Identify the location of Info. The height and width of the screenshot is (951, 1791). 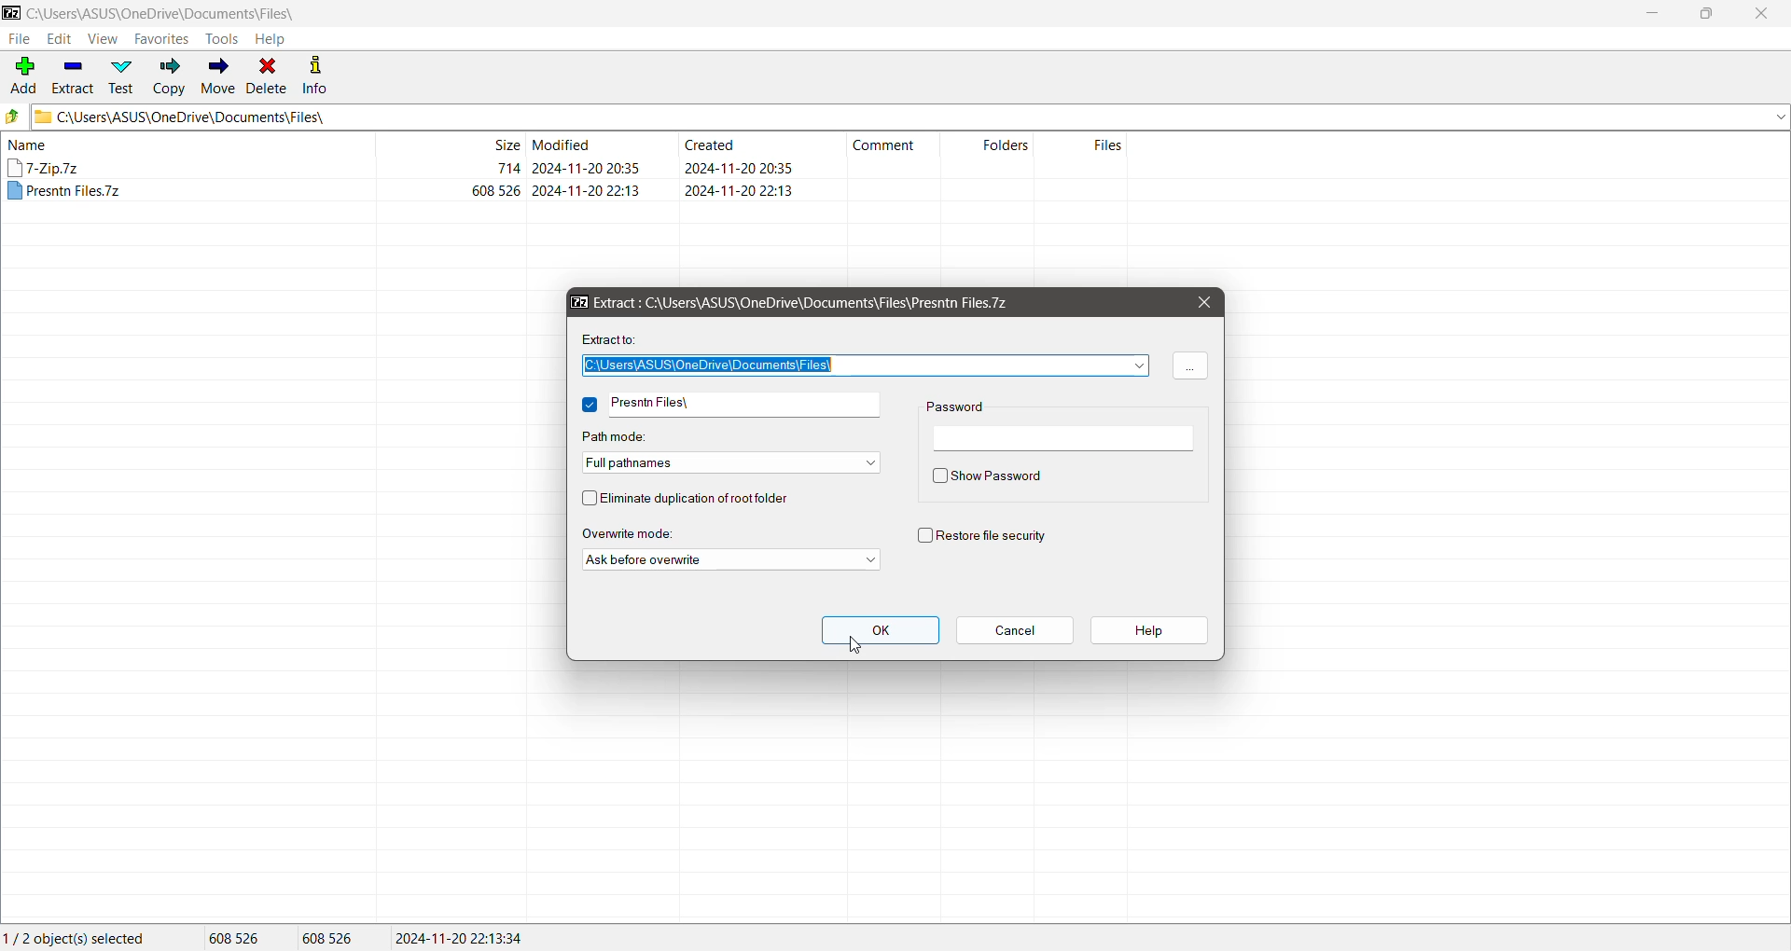
(317, 76).